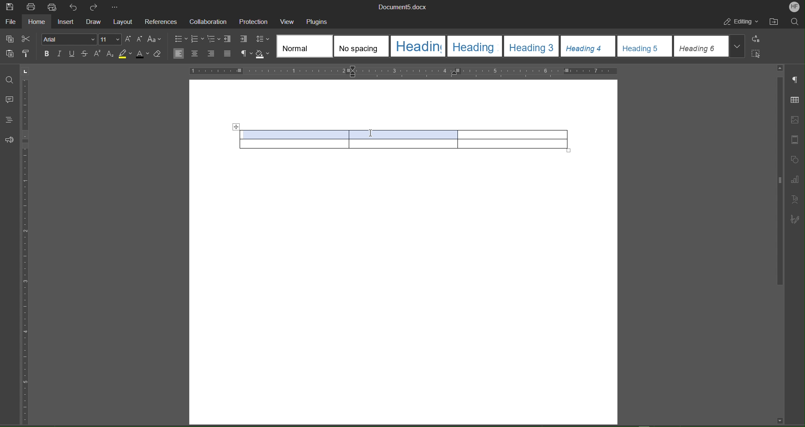 Image resolution: width=805 pixels, height=427 pixels. I want to click on heading 5, so click(645, 46).